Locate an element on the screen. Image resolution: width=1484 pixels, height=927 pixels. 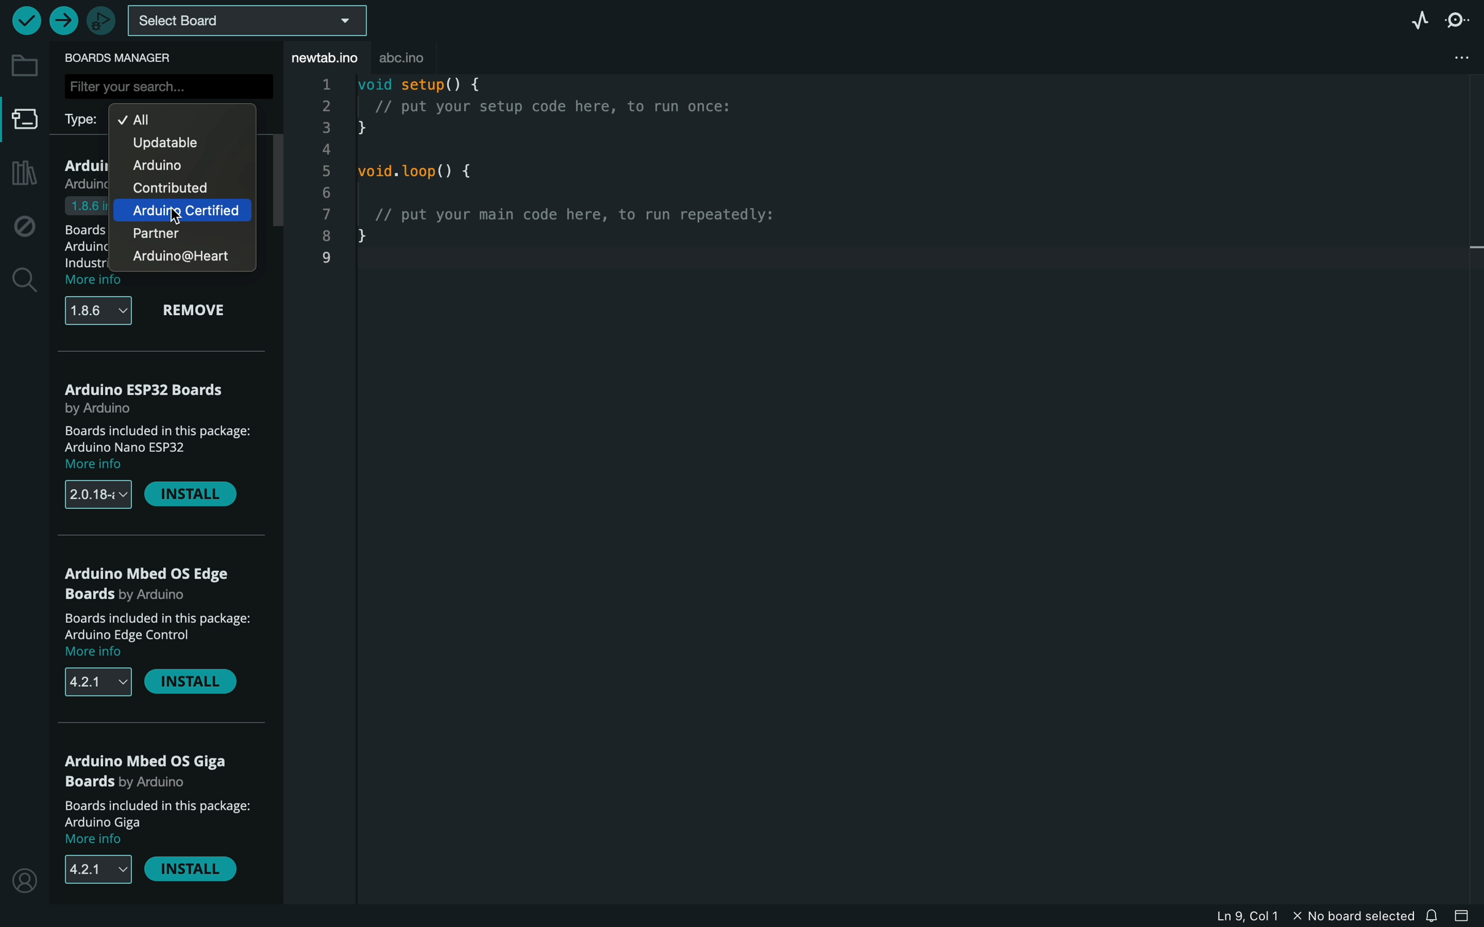
search bar is located at coordinates (167, 86).